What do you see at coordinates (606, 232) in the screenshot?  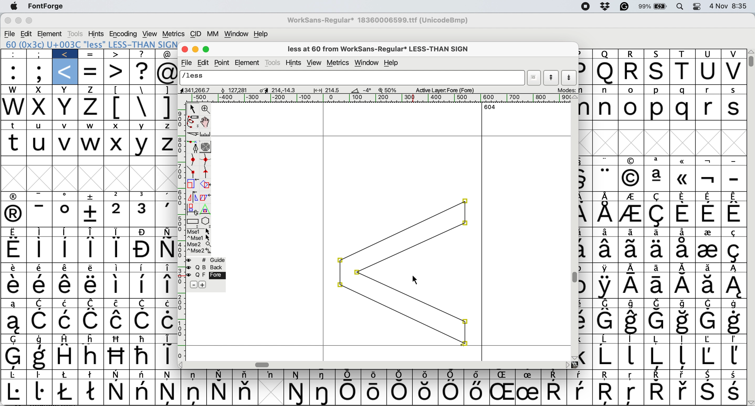 I see `Symbol` at bounding box center [606, 232].